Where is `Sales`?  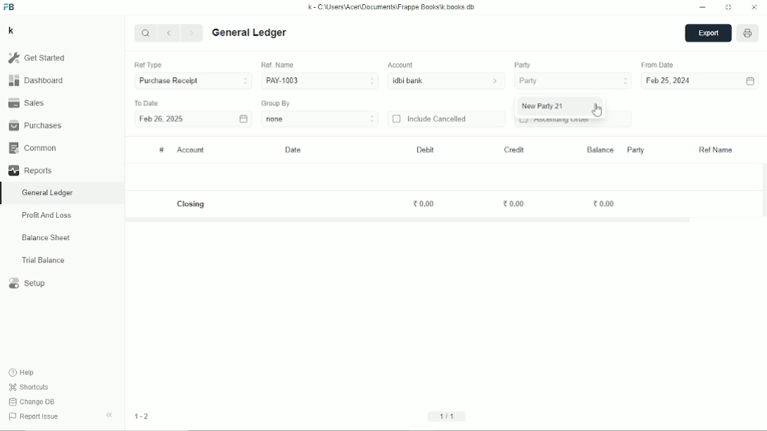 Sales is located at coordinates (26, 102).